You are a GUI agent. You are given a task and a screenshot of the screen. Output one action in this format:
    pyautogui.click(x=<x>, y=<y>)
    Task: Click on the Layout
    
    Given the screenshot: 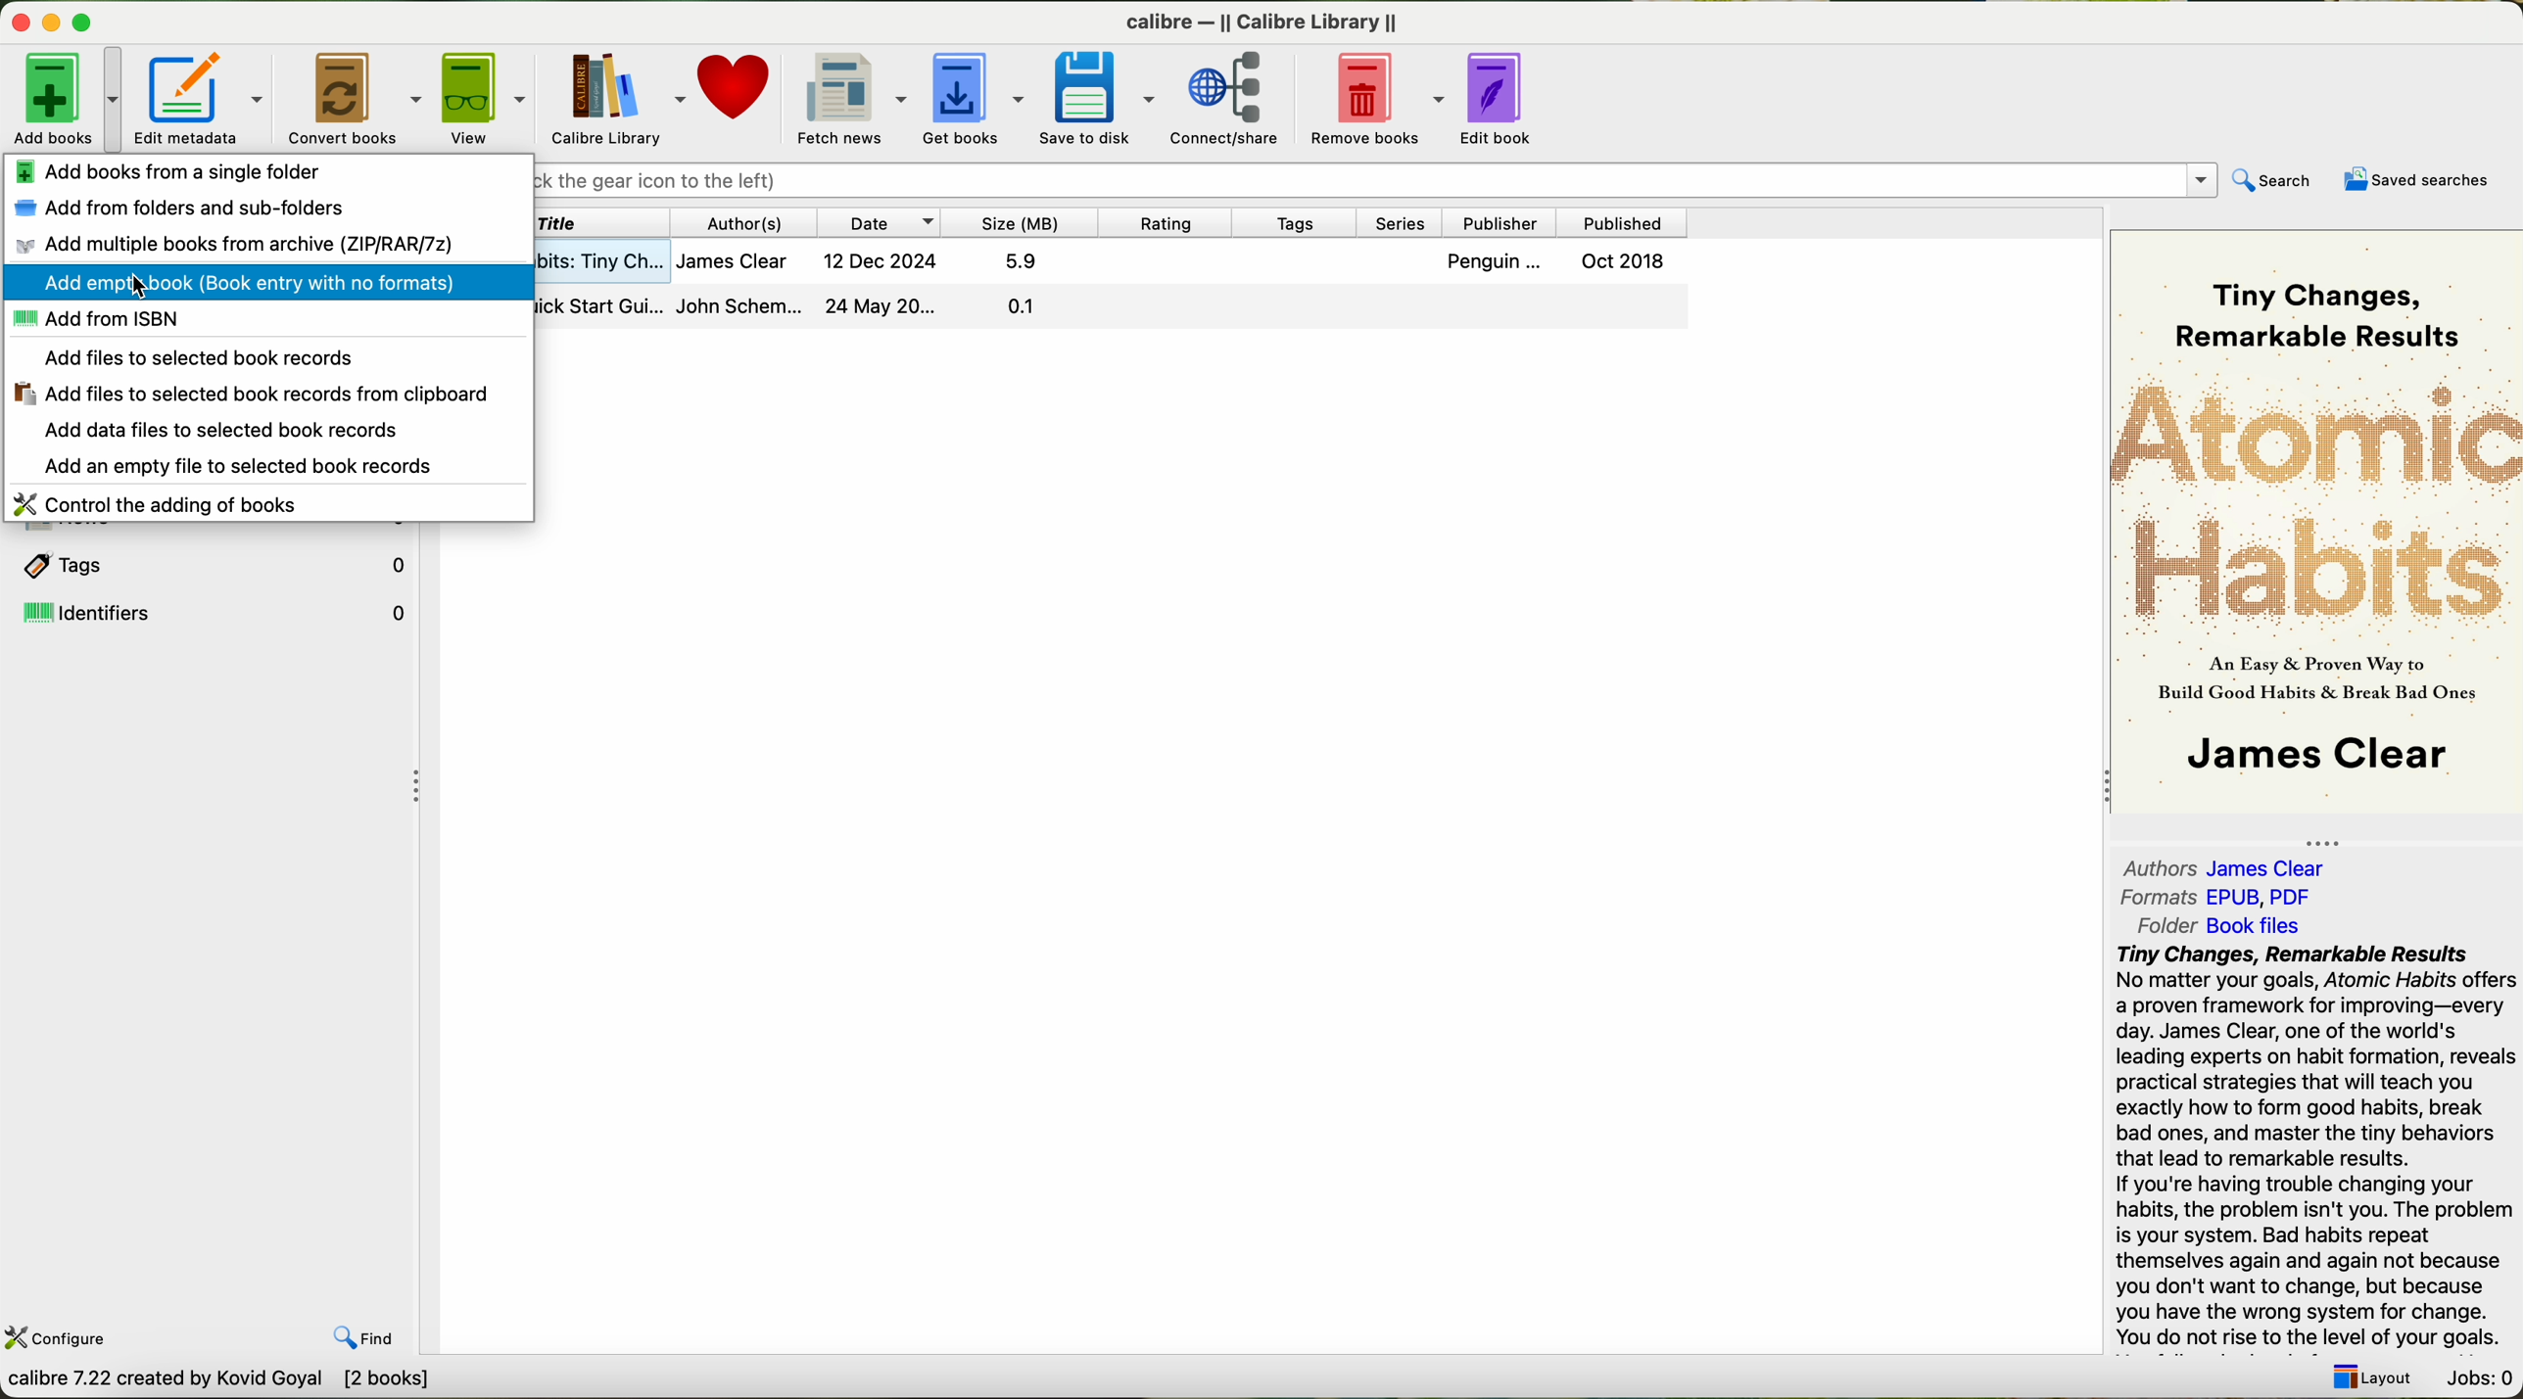 What is the action you would take?
    pyautogui.click(x=2371, y=1378)
    